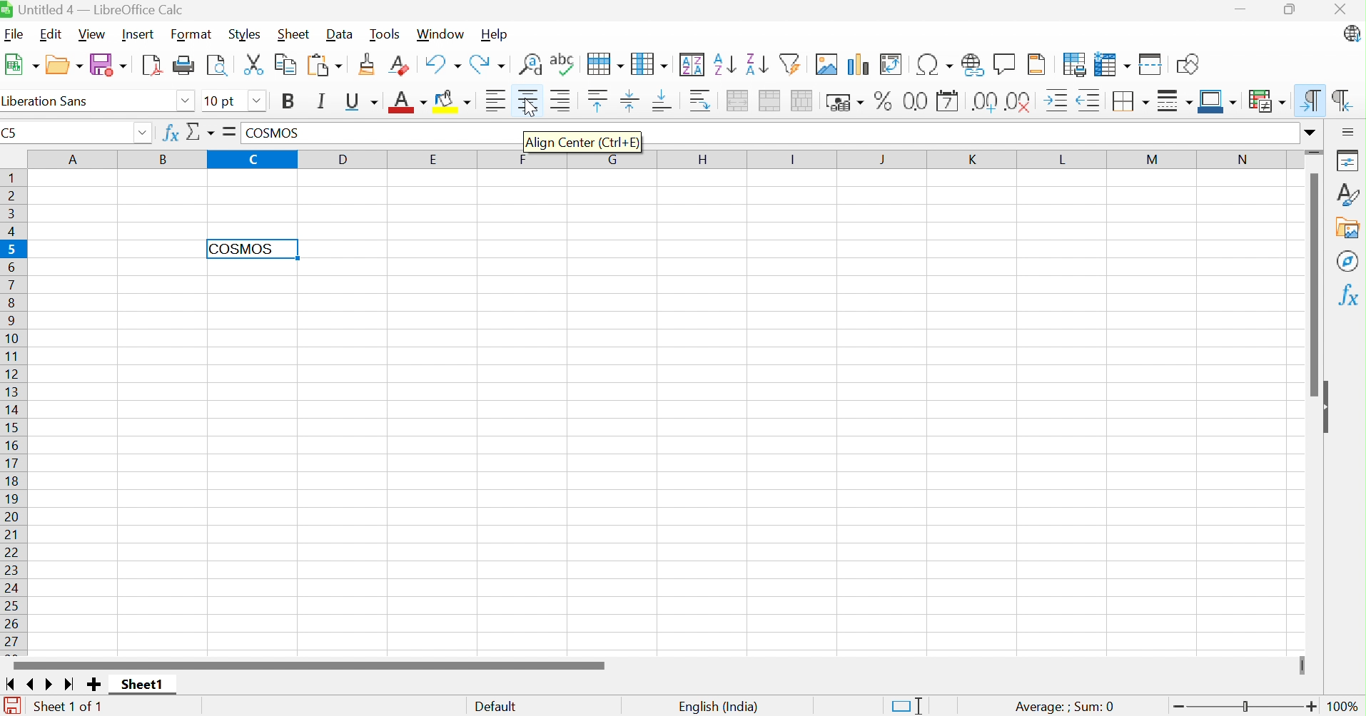 The height and width of the screenshot is (716, 1366). What do you see at coordinates (257, 100) in the screenshot?
I see `Drop Down` at bounding box center [257, 100].